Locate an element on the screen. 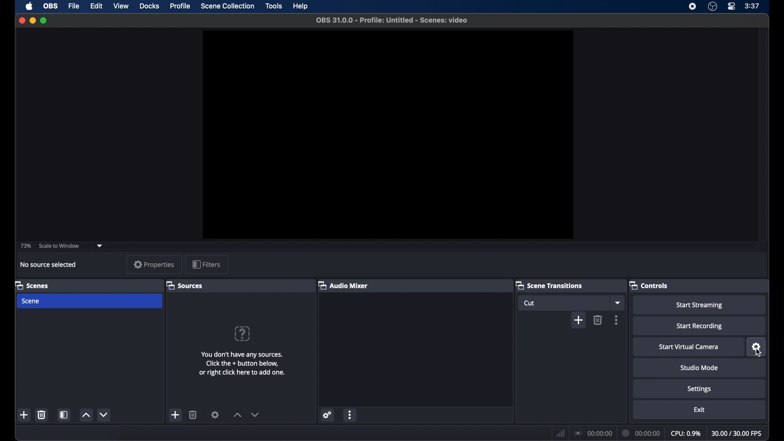 This screenshot has height=441, width=784. add is located at coordinates (176, 415).